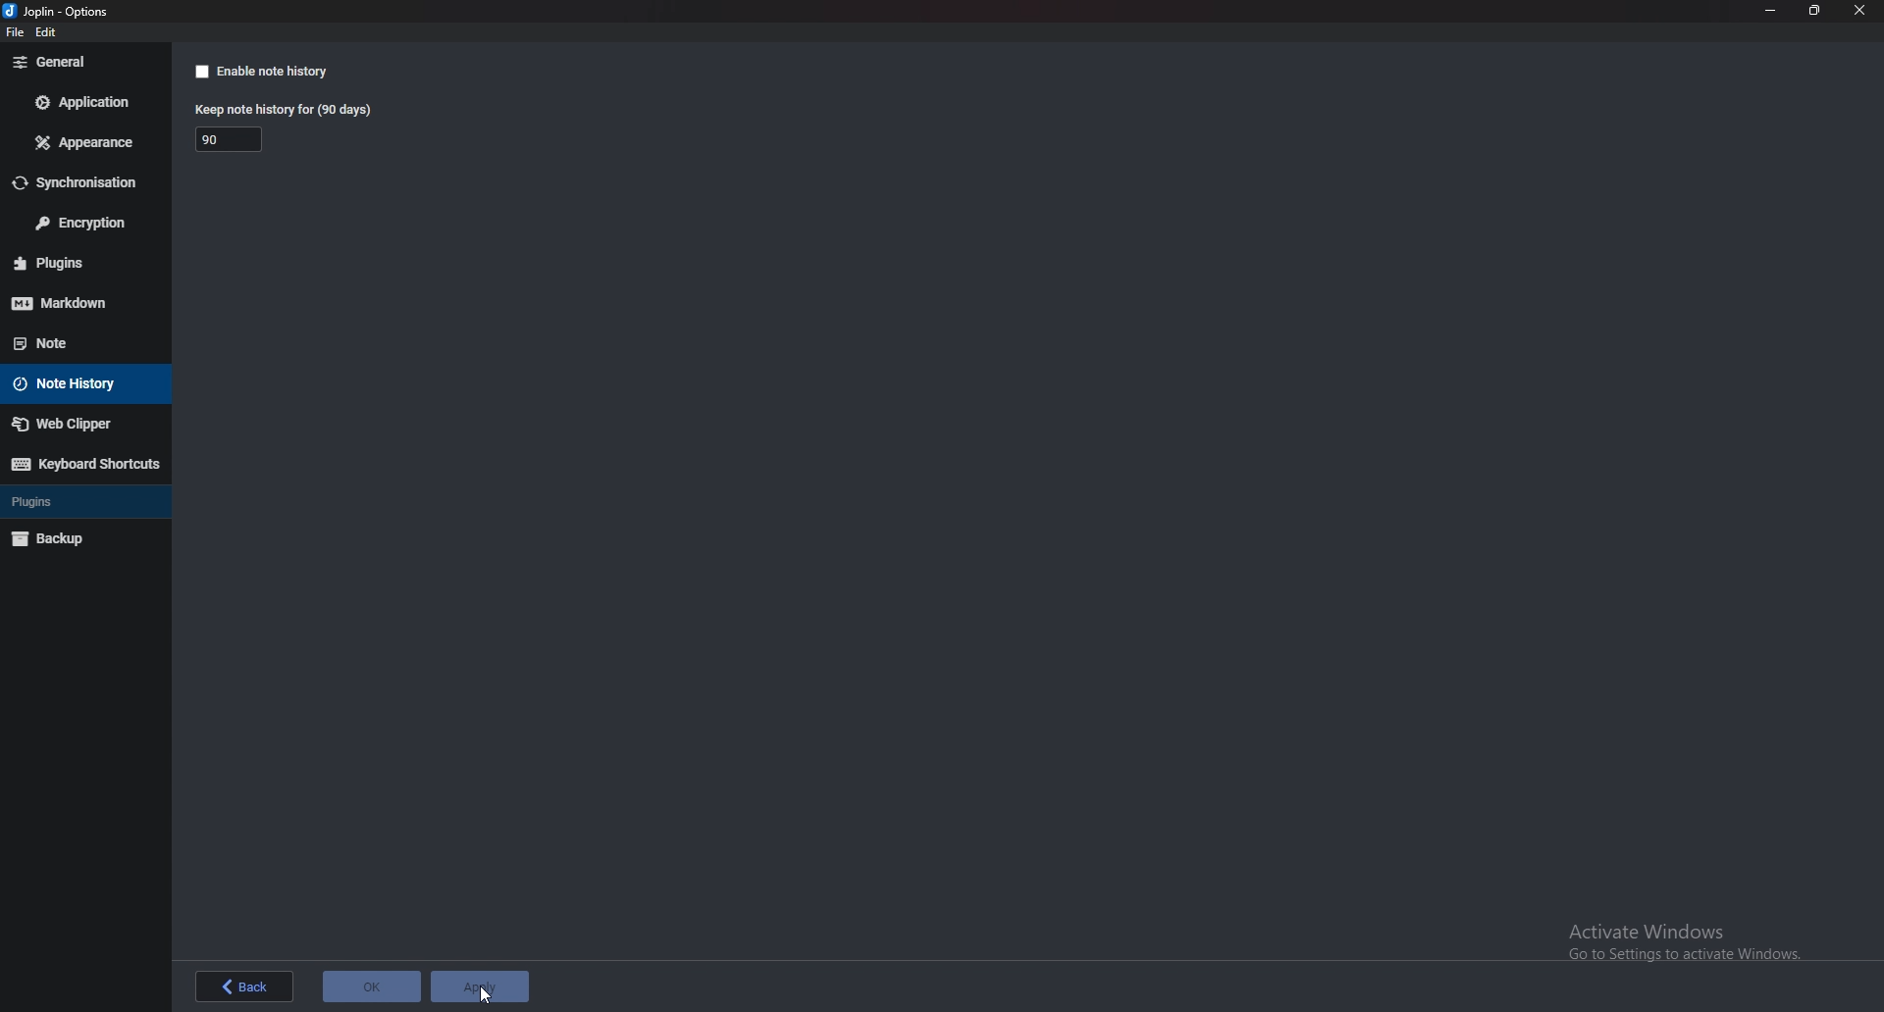  What do you see at coordinates (14, 33) in the screenshot?
I see `file` at bounding box center [14, 33].